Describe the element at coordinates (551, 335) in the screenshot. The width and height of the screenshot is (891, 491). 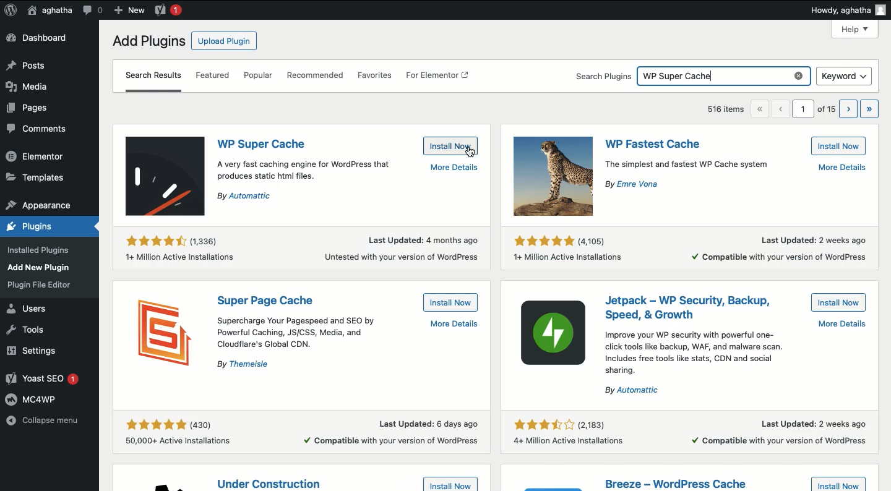
I see `Icon` at that location.